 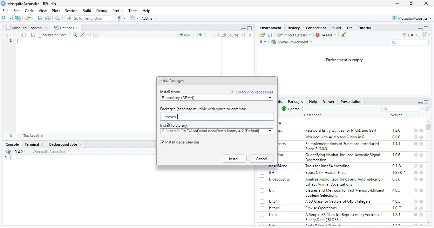 What do you see at coordinates (397, 3) in the screenshot?
I see `minimise` at bounding box center [397, 3].